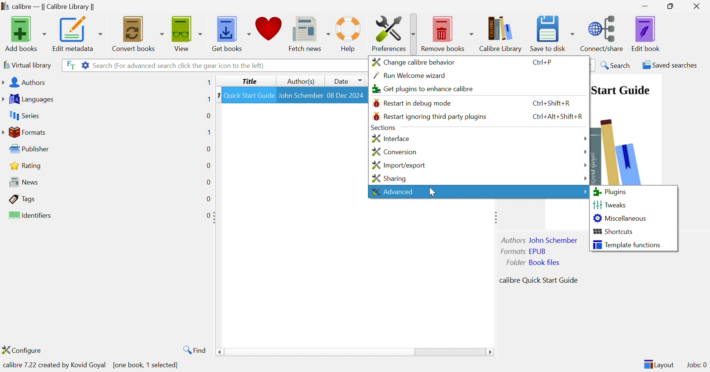  What do you see at coordinates (208, 115) in the screenshot?
I see `0` at bounding box center [208, 115].